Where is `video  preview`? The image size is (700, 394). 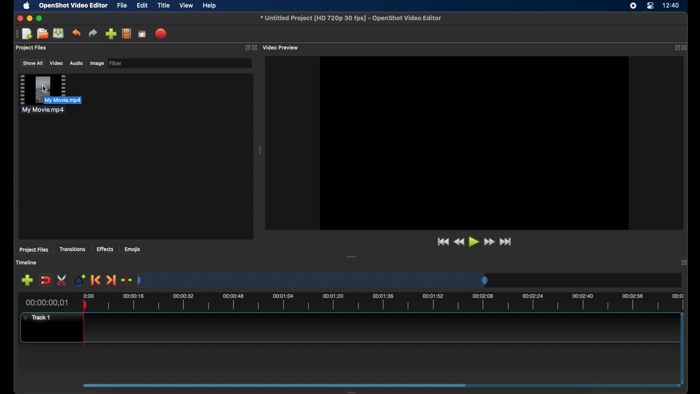 video  preview is located at coordinates (482, 140).